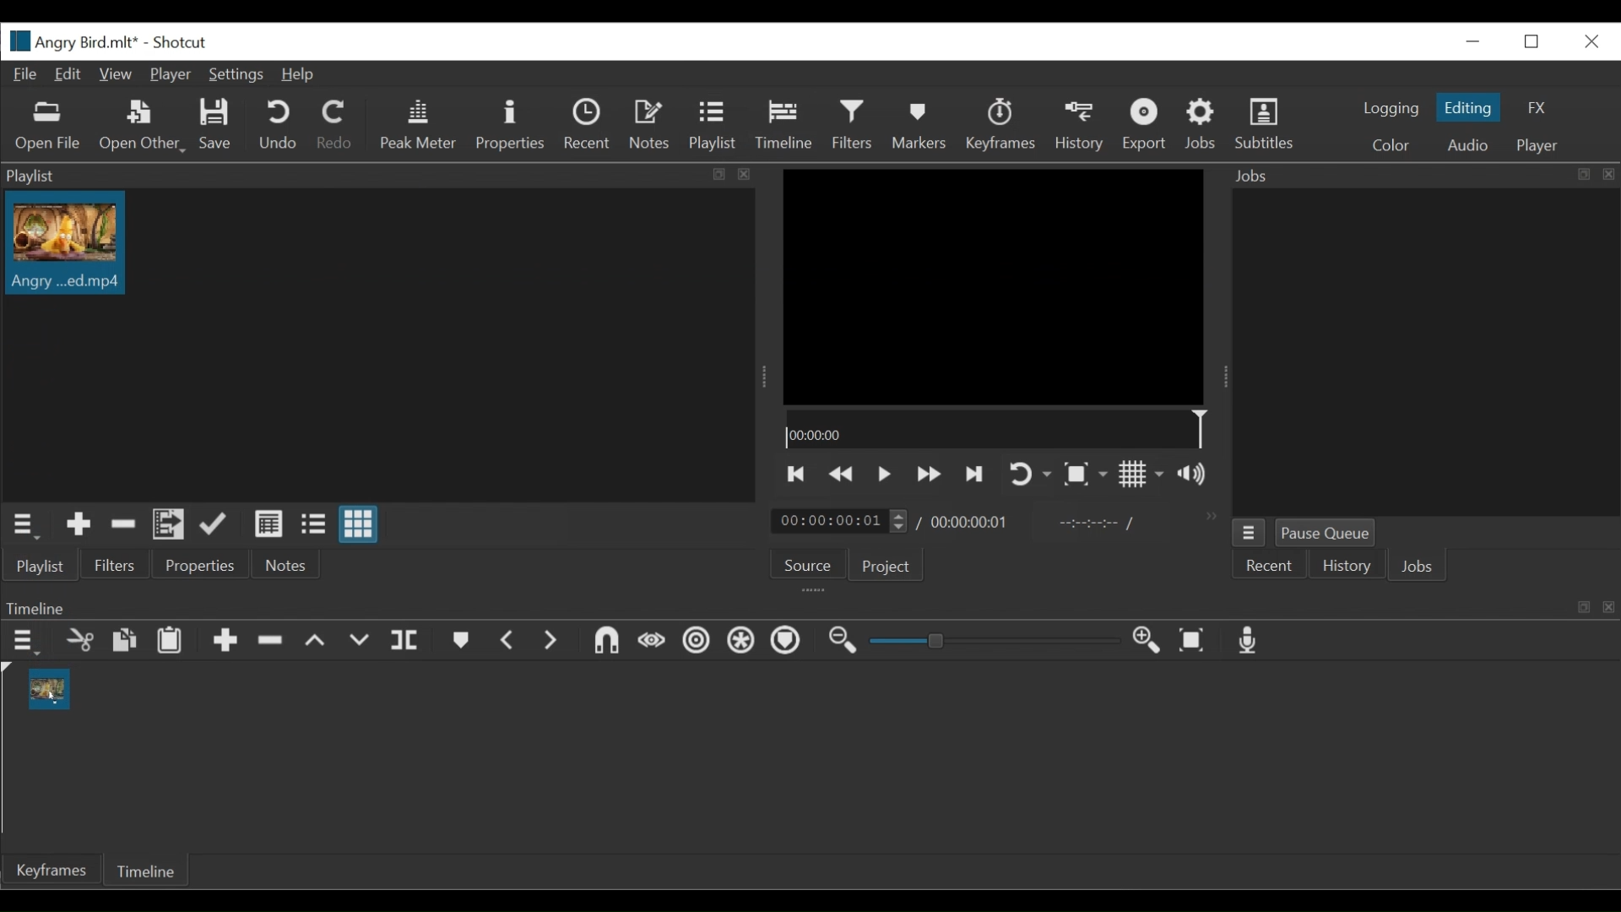  What do you see at coordinates (739, 640) in the screenshot?
I see `Ripple all tracks` at bounding box center [739, 640].